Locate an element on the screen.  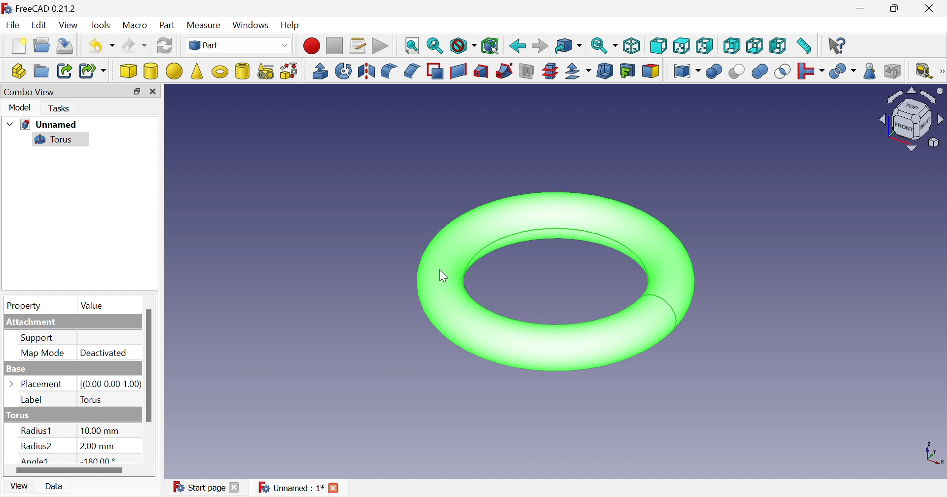
Support is located at coordinates (39, 338).